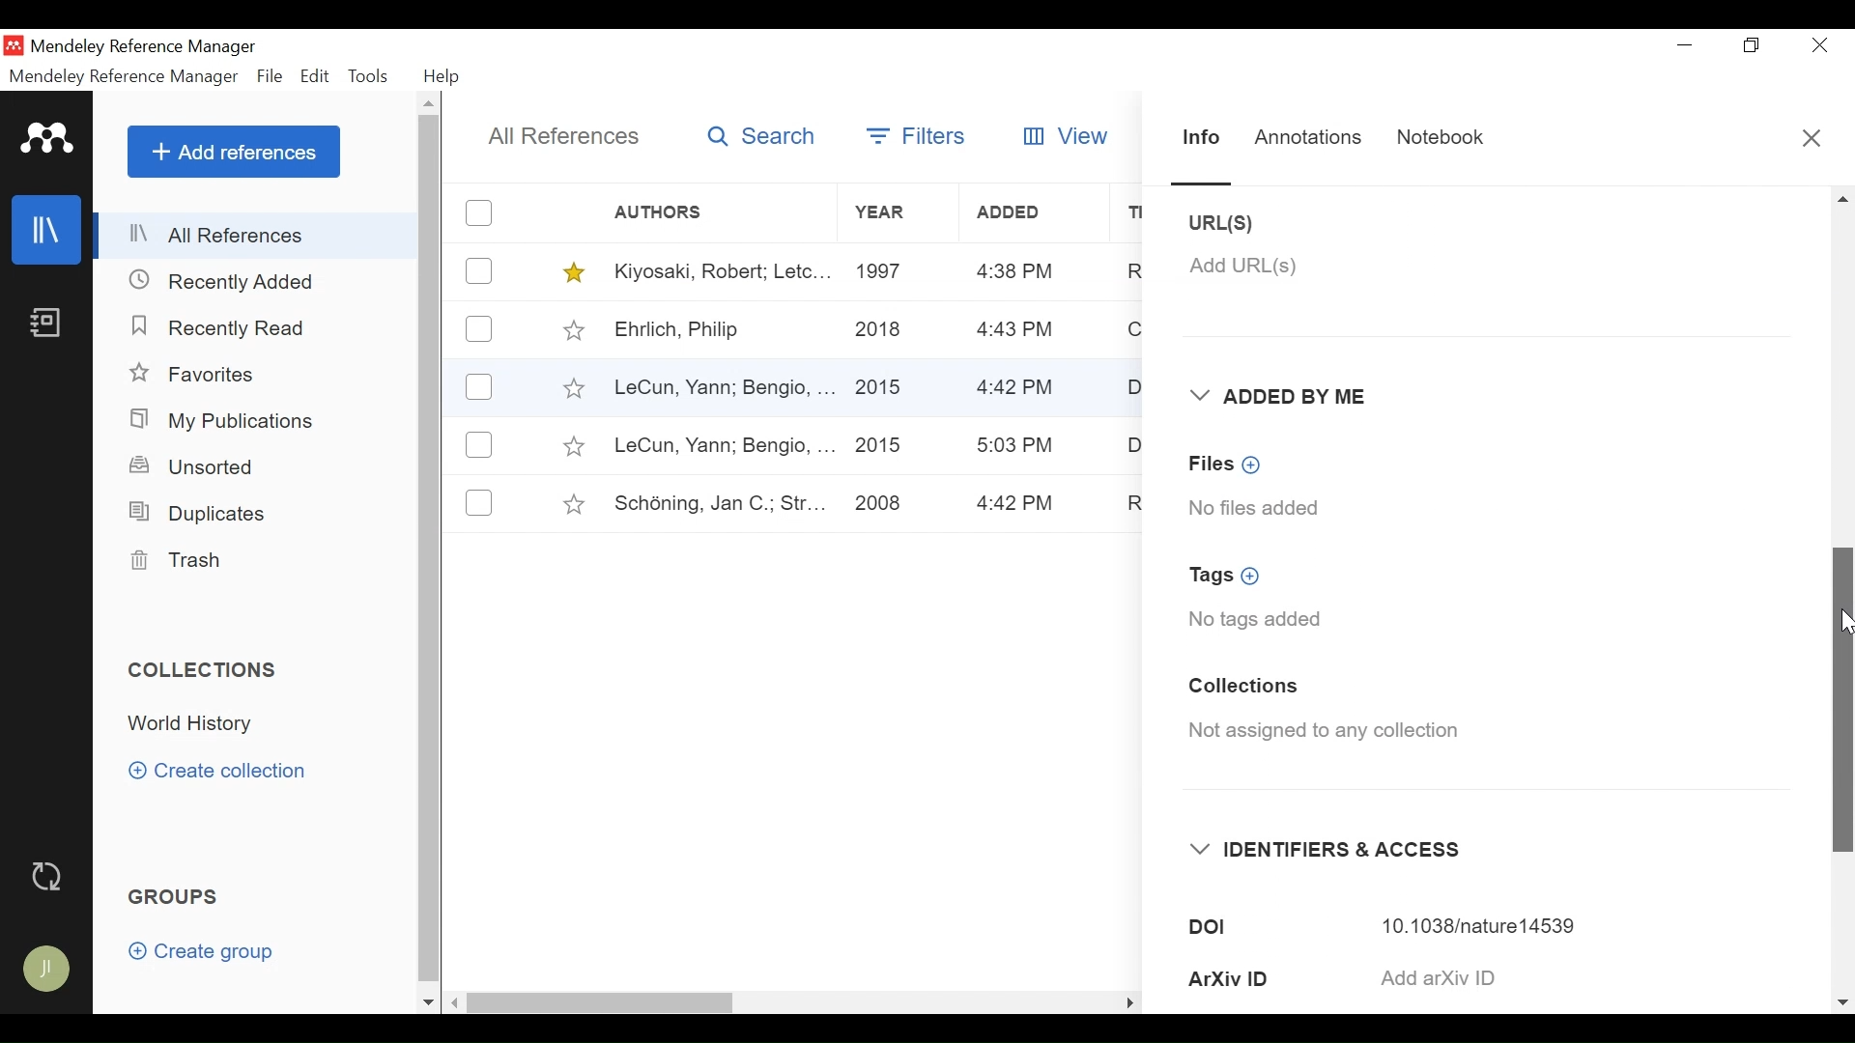  Describe the element at coordinates (231, 280) in the screenshot. I see `Recently Added` at that location.